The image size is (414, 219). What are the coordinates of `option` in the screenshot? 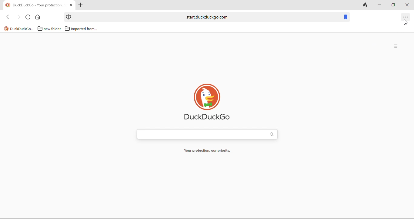 It's located at (407, 18).